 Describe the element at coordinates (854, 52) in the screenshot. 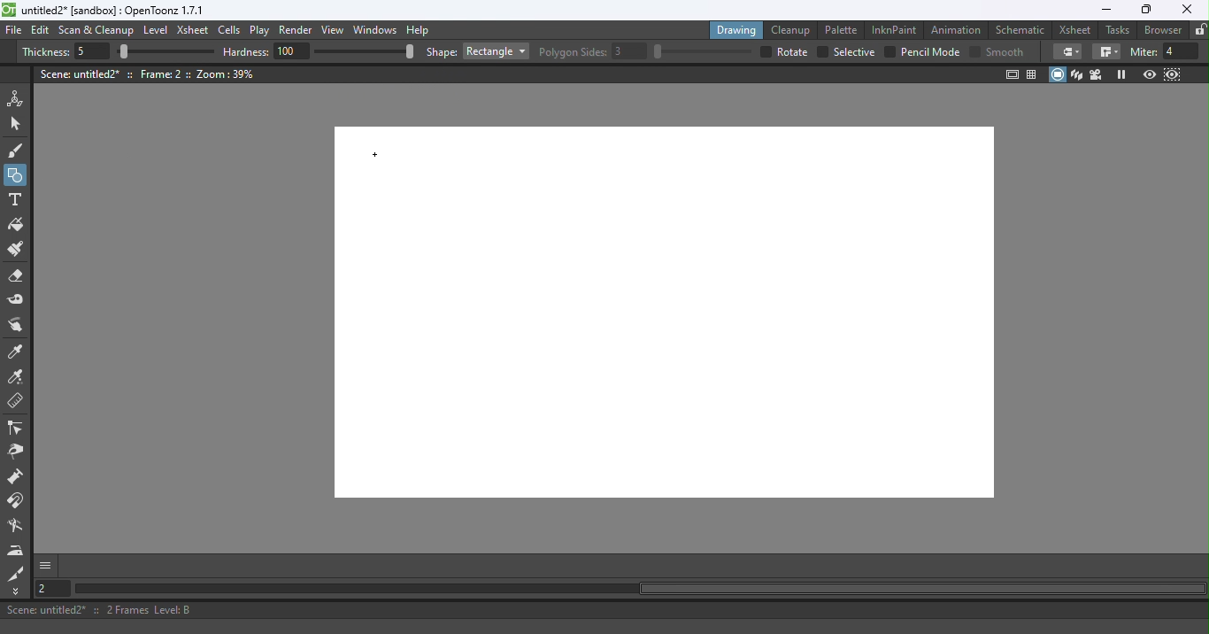

I see `selective` at that location.